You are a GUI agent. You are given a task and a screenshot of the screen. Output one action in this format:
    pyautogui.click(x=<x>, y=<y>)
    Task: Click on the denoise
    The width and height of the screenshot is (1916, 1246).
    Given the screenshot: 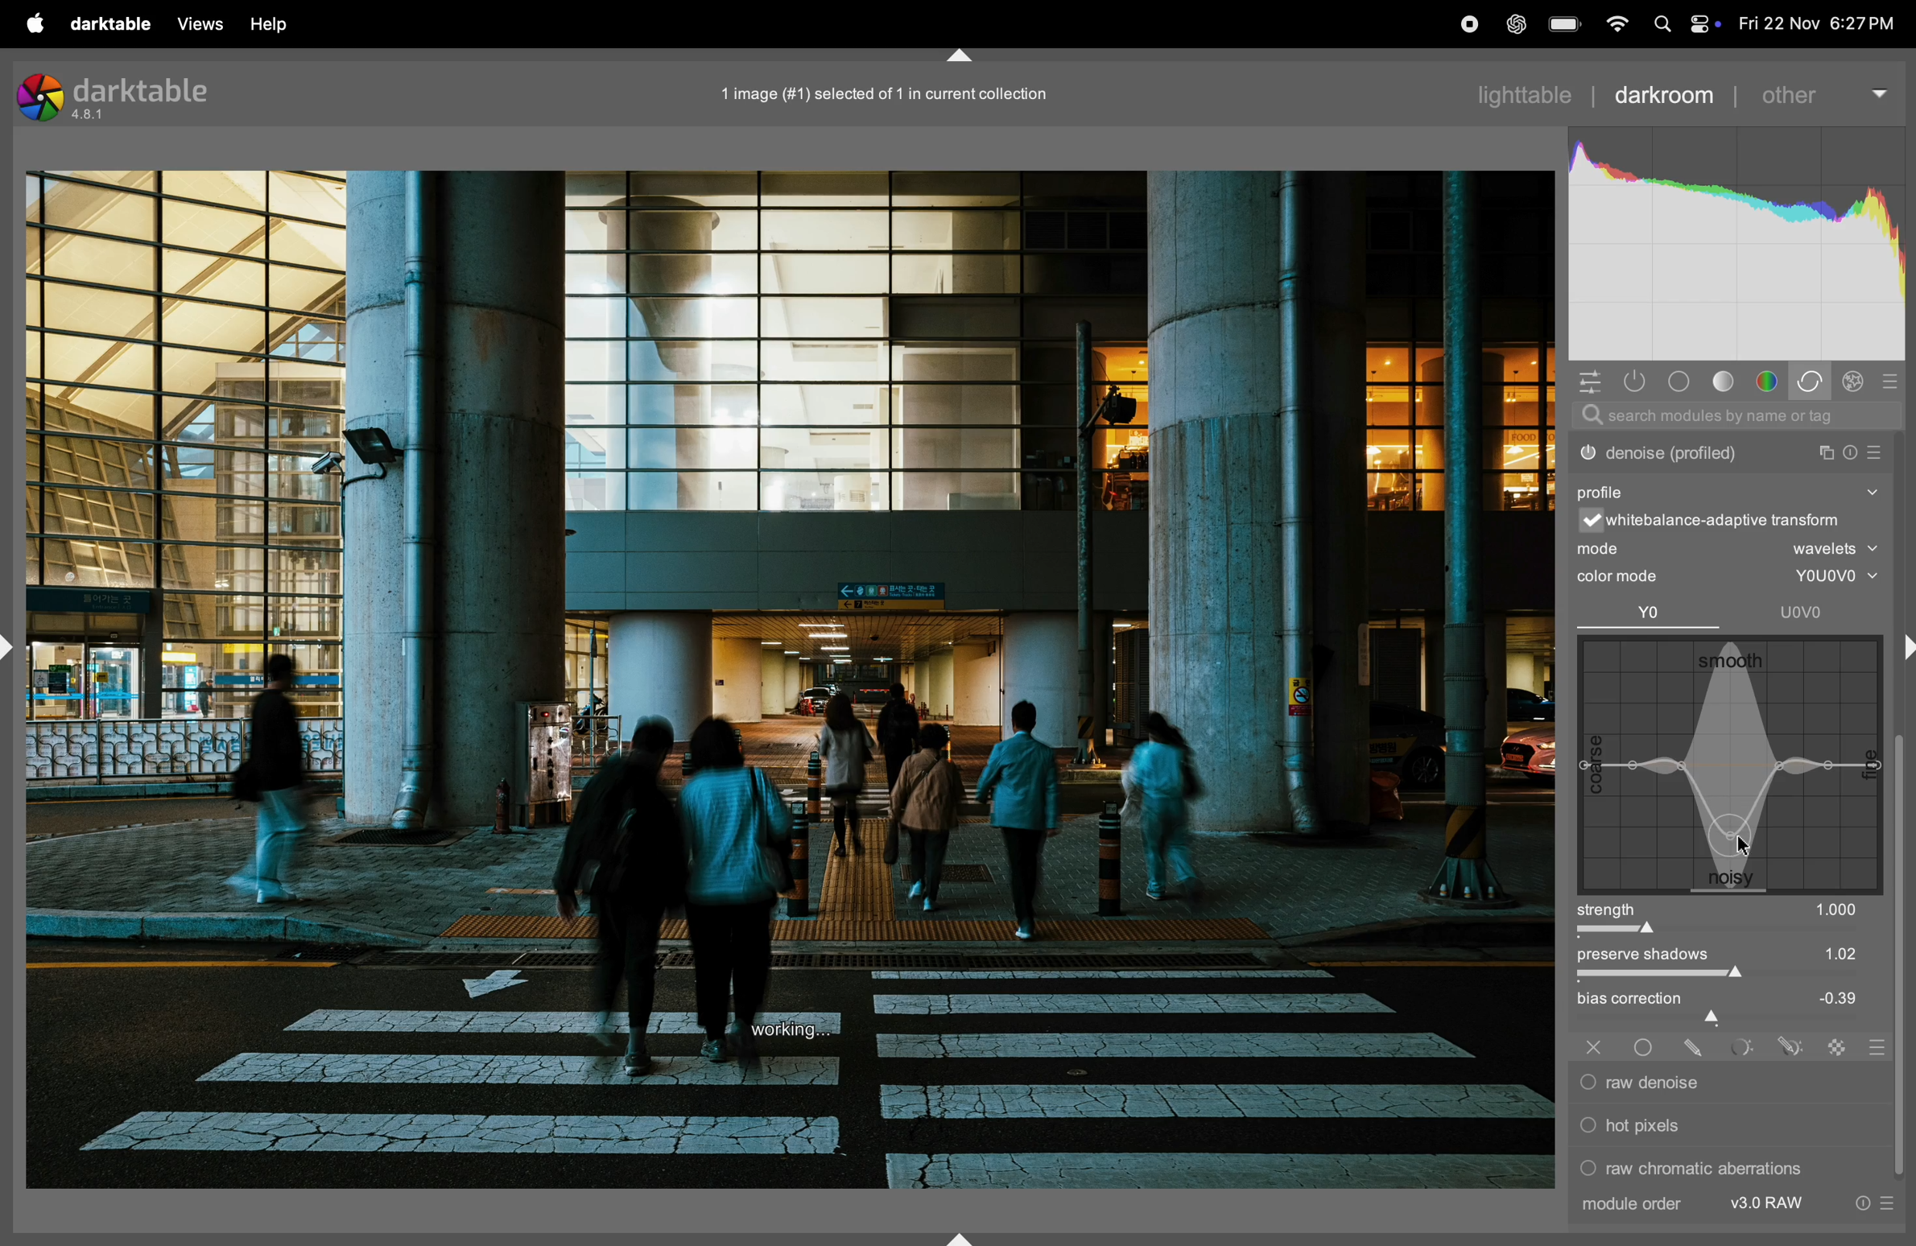 What is the action you would take?
    pyautogui.click(x=1704, y=453)
    